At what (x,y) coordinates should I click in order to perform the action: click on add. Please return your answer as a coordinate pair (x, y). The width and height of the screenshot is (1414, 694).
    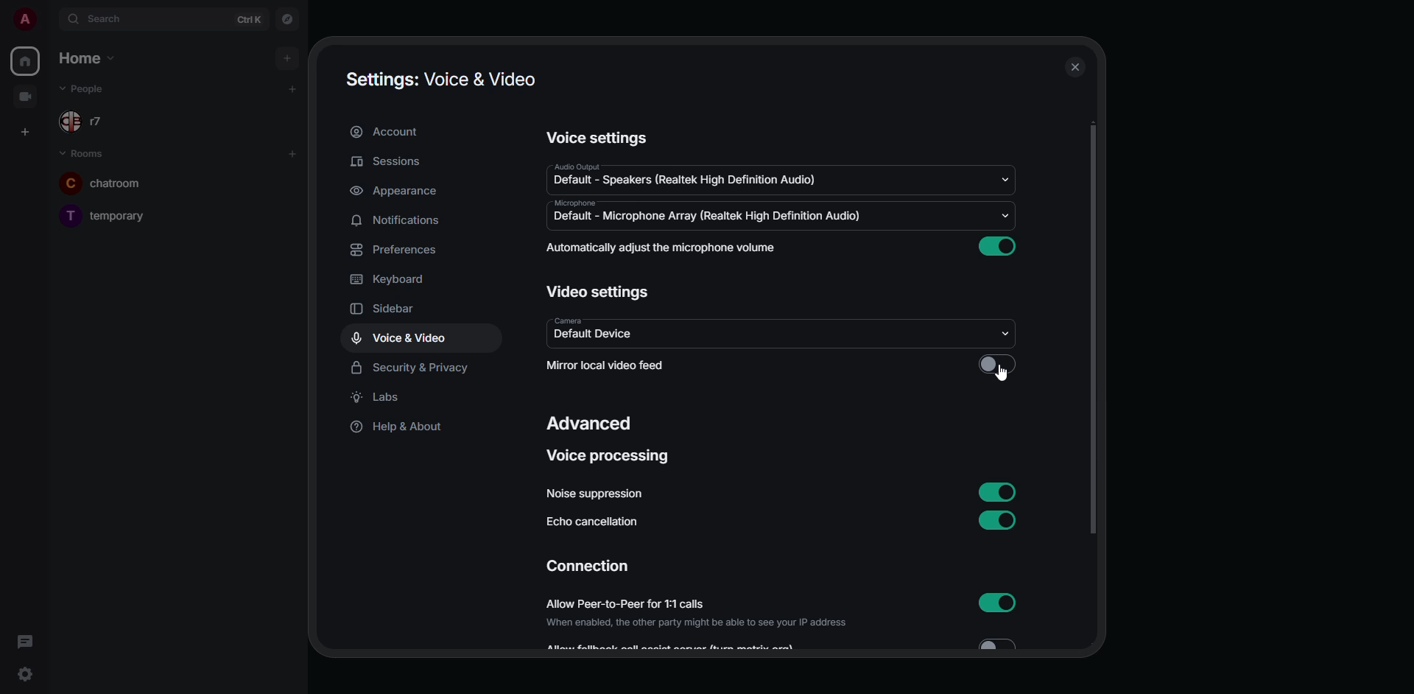
    Looking at the image, I should click on (284, 57).